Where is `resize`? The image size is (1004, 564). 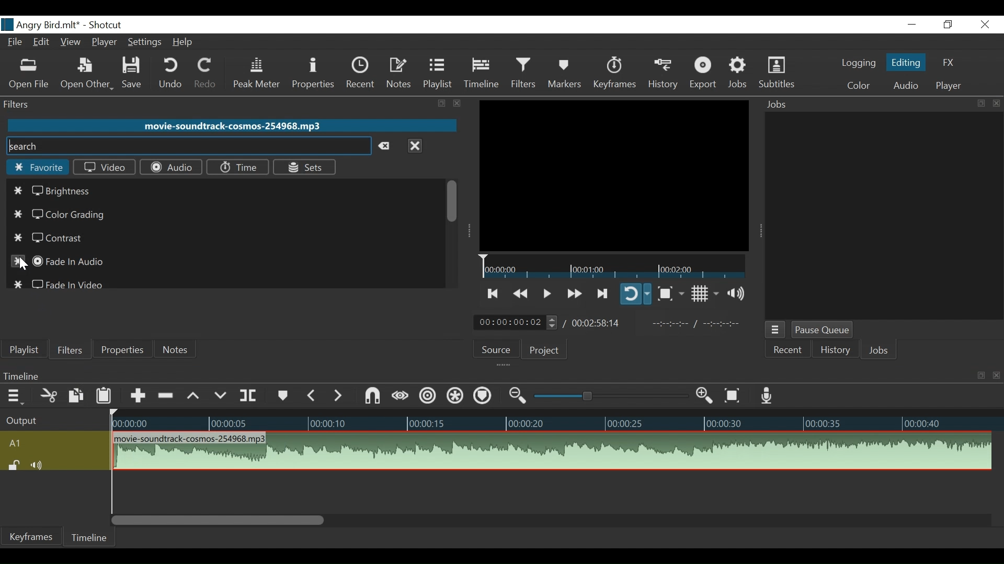 resize is located at coordinates (440, 103).